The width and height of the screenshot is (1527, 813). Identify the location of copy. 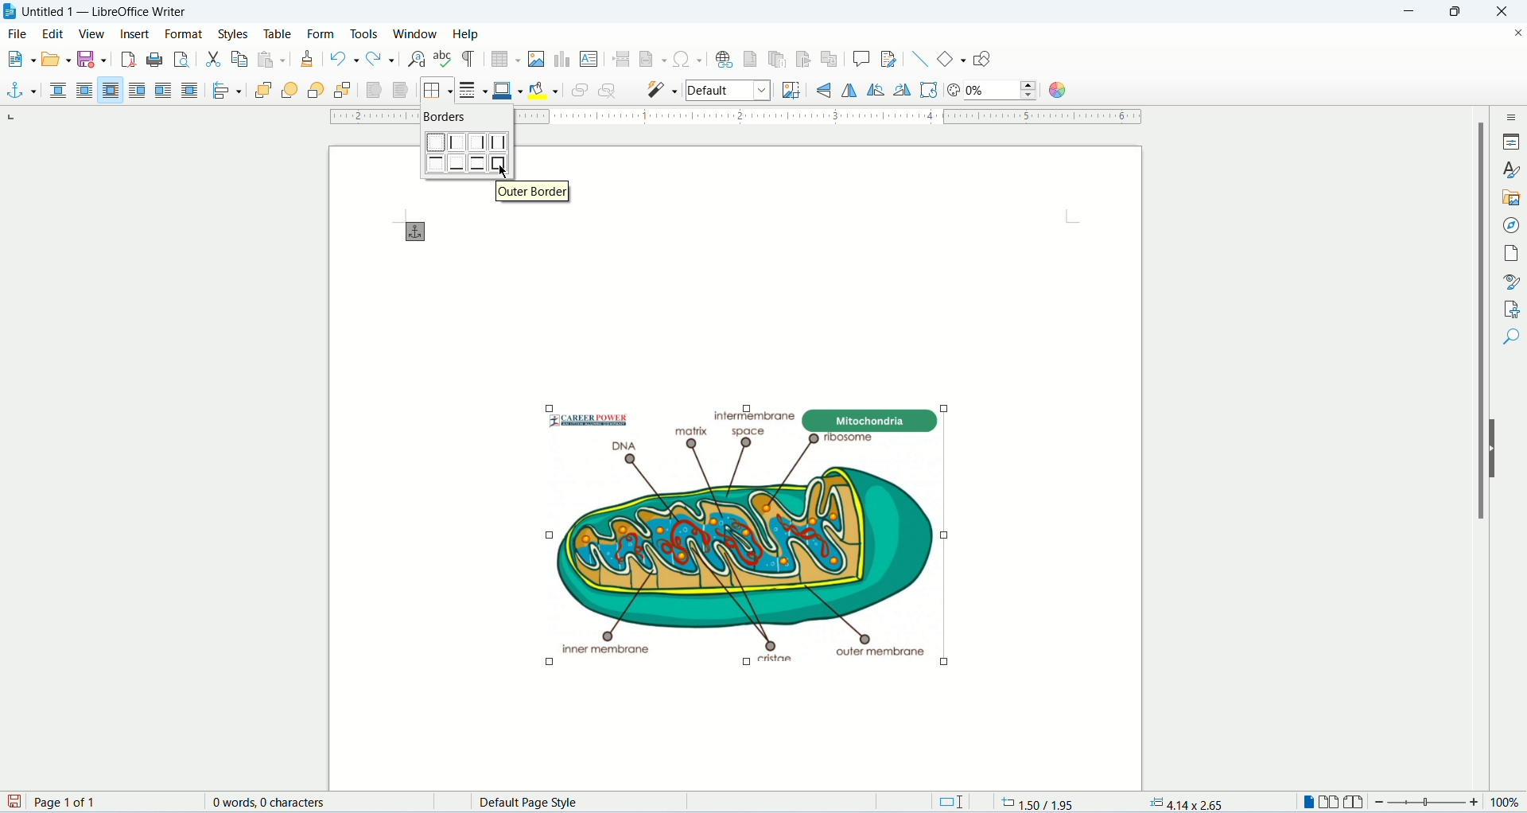
(239, 59).